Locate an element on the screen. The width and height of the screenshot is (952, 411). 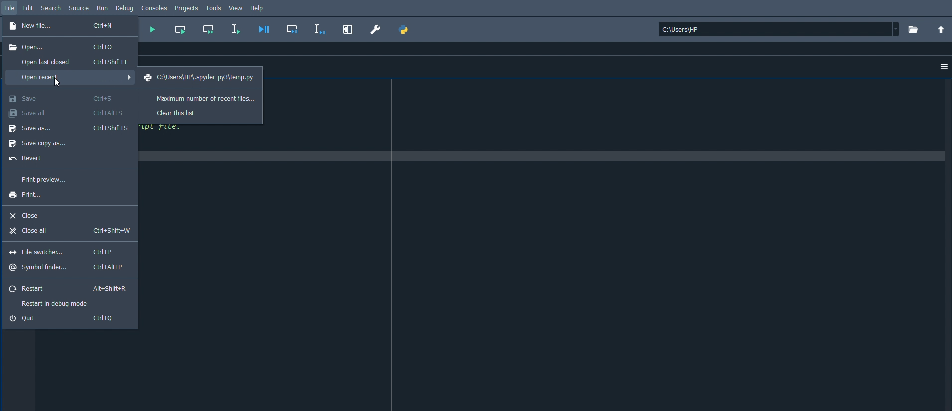
Open recent is located at coordinates (70, 79).